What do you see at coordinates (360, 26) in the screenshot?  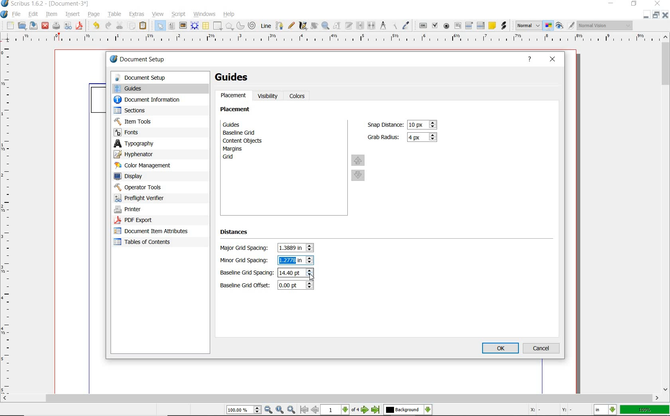 I see `link text frames` at bounding box center [360, 26].